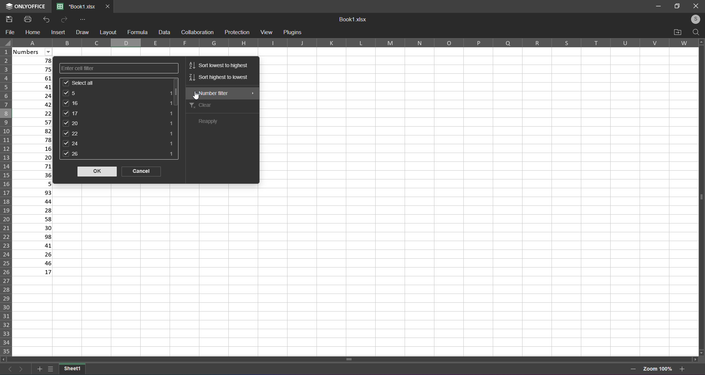 Image resolution: width=705 pixels, height=375 pixels. Describe the element at coordinates (32, 228) in the screenshot. I see `30` at that location.